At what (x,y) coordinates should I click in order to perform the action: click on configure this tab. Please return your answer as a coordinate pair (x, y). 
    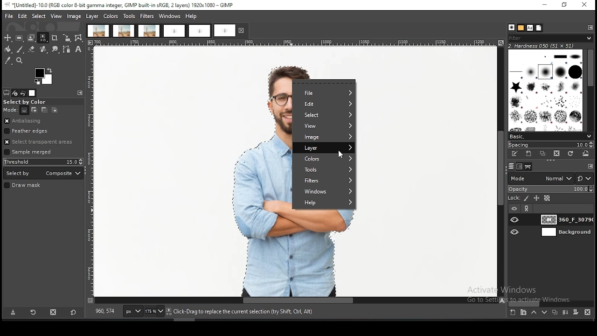
    Looking at the image, I should click on (590, 166).